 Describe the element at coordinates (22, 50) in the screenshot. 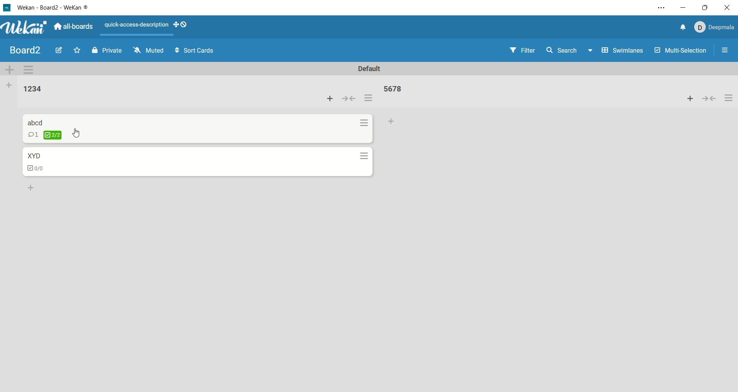

I see `board title` at that location.